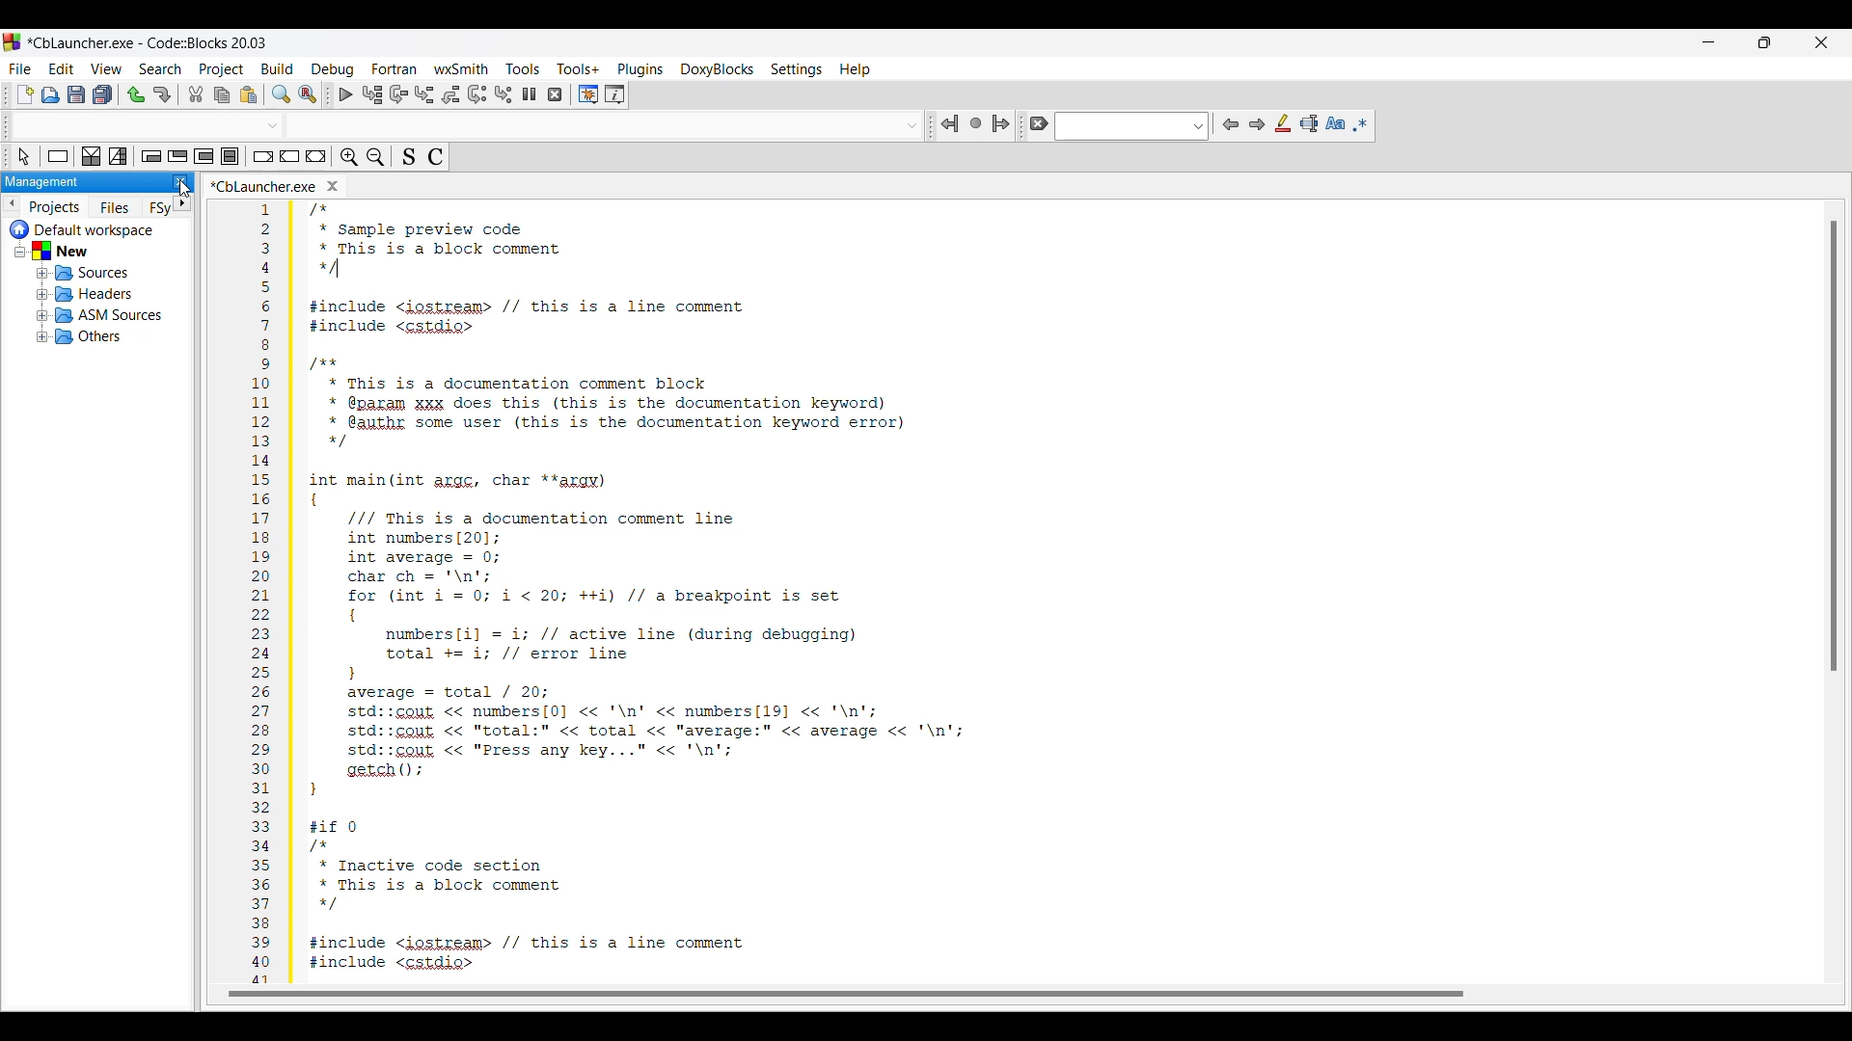 Image resolution: width=1852 pixels, height=1041 pixels. I want to click on Selection, so click(119, 156).